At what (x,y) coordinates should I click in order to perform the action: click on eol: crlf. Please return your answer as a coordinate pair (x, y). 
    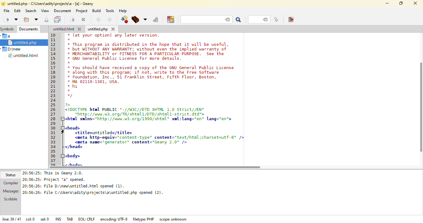
    Looking at the image, I should click on (86, 219).